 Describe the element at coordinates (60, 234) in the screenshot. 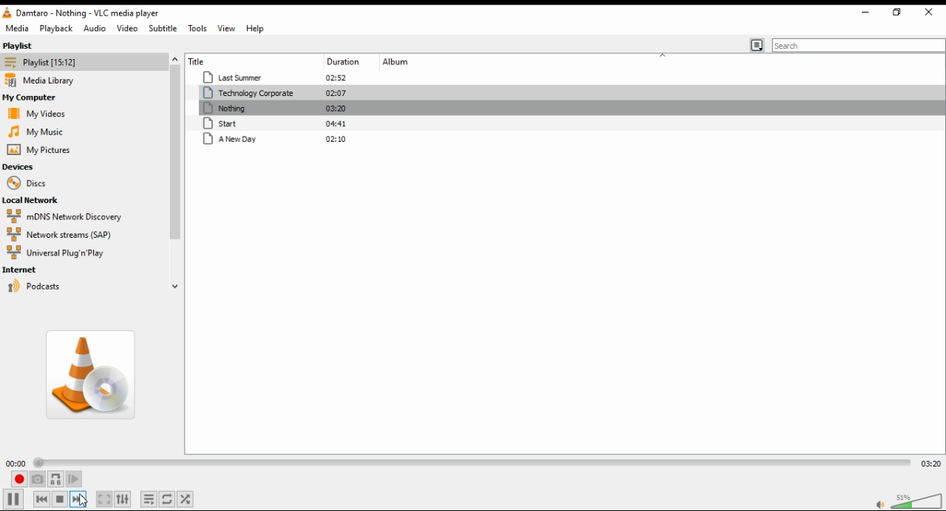

I see `network streams` at that location.